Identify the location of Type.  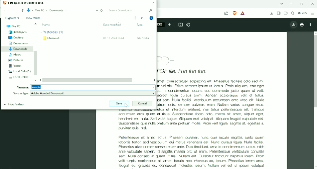
(141, 25).